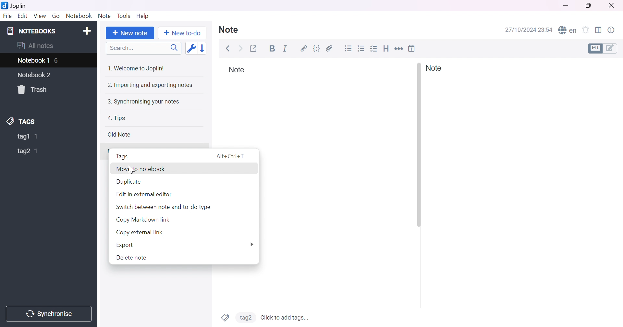 This screenshot has height=327, width=623. I want to click on 1, so click(36, 151).